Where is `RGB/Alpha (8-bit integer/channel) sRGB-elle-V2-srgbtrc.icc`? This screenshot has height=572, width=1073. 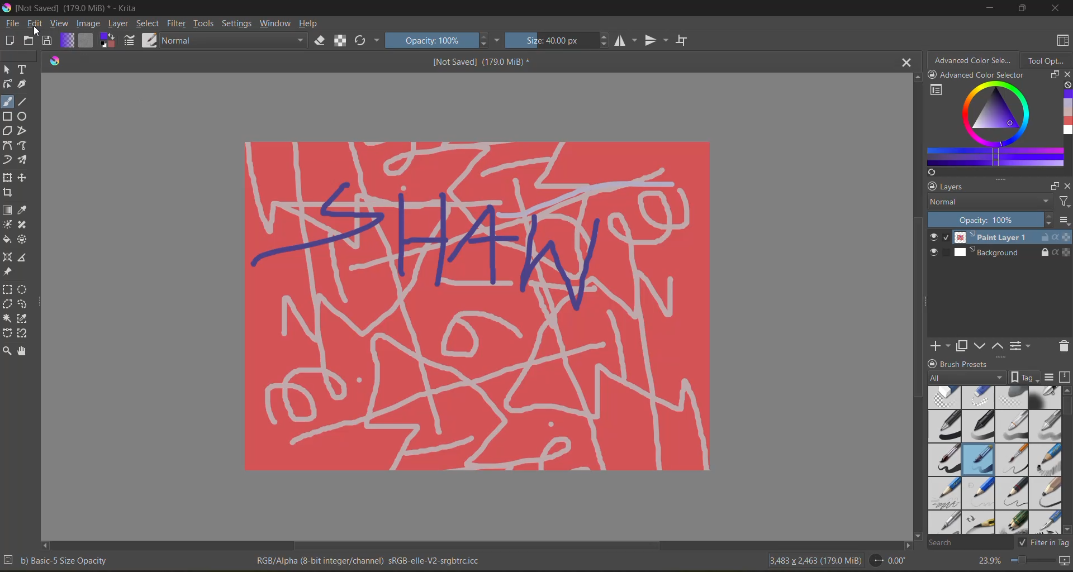
RGB/Alpha (8-bit integer/channel) sRGB-elle-V2-srgbtrc.icc is located at coordinates (369, 561).